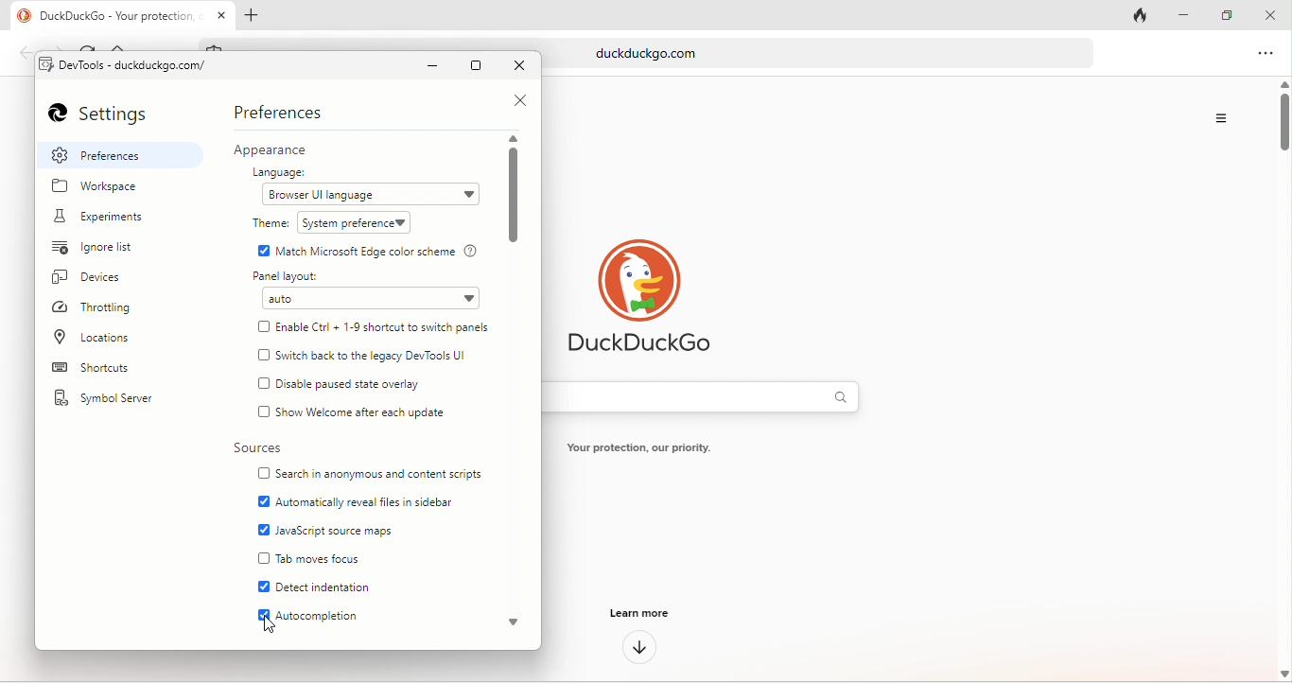 The width and height of the screenshot is (1292, 683). I want to click on search in anonymous and content scripts, so click(380, 473).